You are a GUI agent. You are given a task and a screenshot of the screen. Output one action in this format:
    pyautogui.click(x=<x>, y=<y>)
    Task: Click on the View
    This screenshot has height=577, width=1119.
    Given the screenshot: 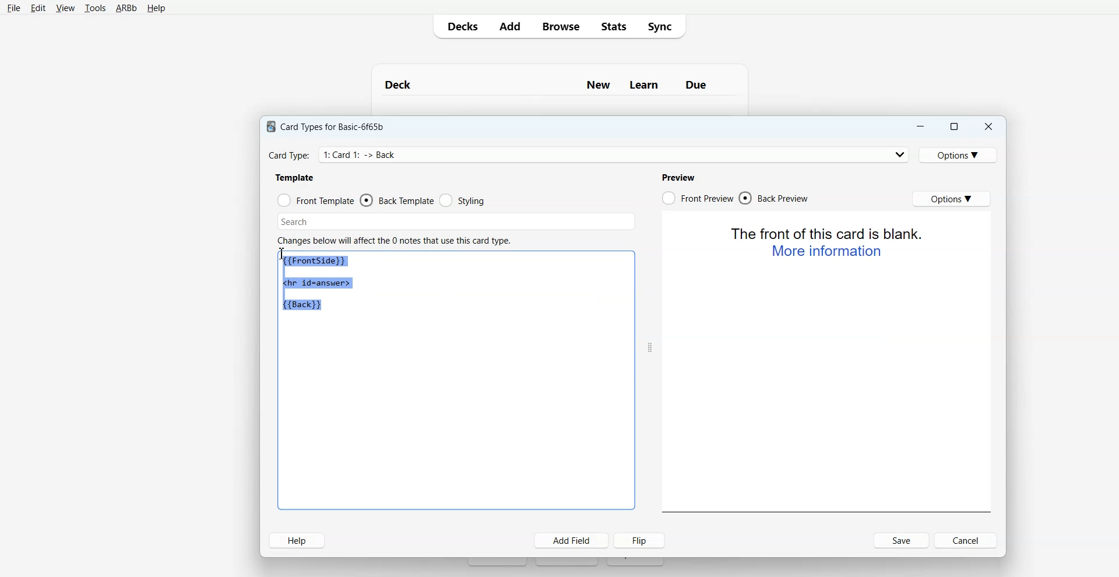 What is the action you would take?
    pyautogui.click(x=64, y=8)
    